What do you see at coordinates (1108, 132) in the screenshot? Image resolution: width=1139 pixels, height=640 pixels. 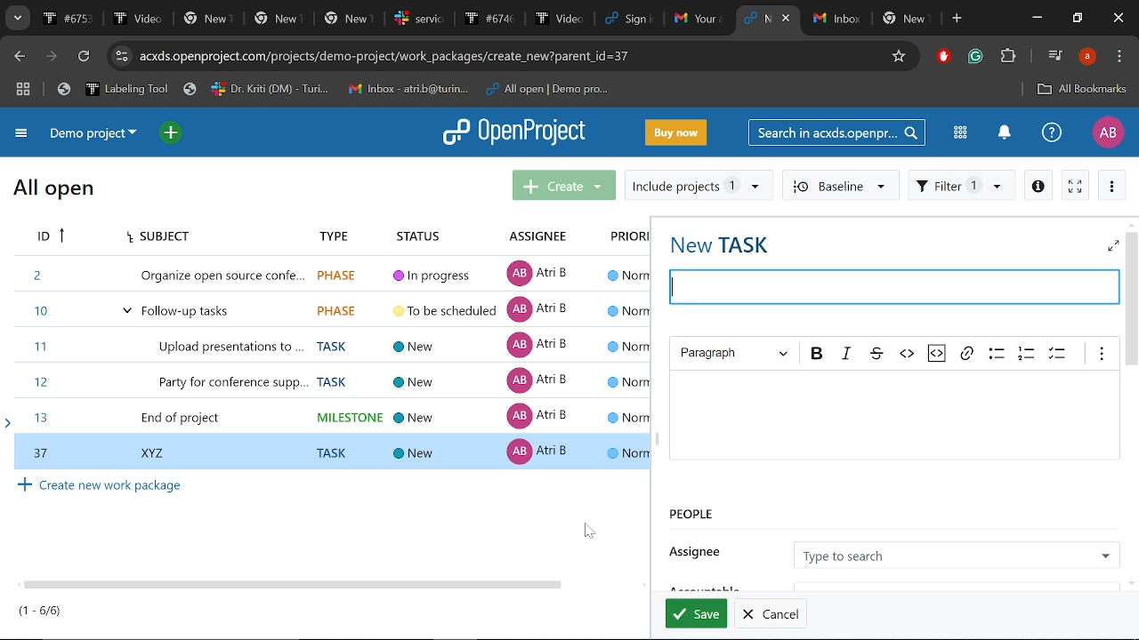 I see `Profile` at bounding box center [1108, 132].